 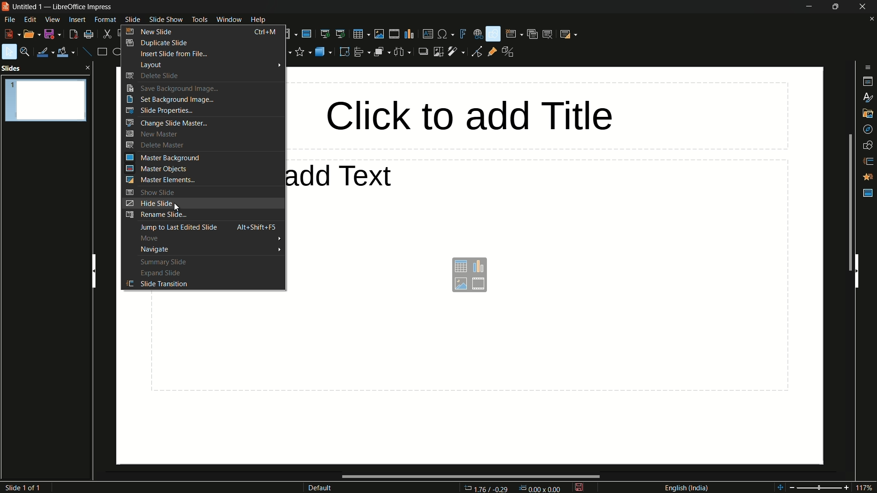 I want to click on maximize, so click(x=835, y=6).